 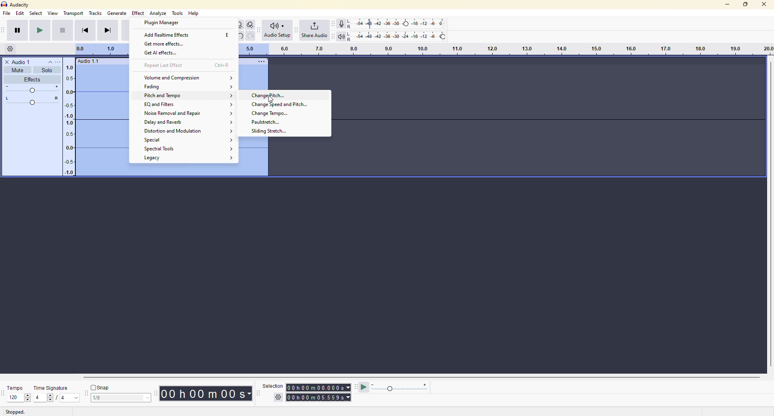 What do you see at coordinates (333, 35) in the screenshot?
I see `playback meter toolbar` at bounding box center [333, 35].